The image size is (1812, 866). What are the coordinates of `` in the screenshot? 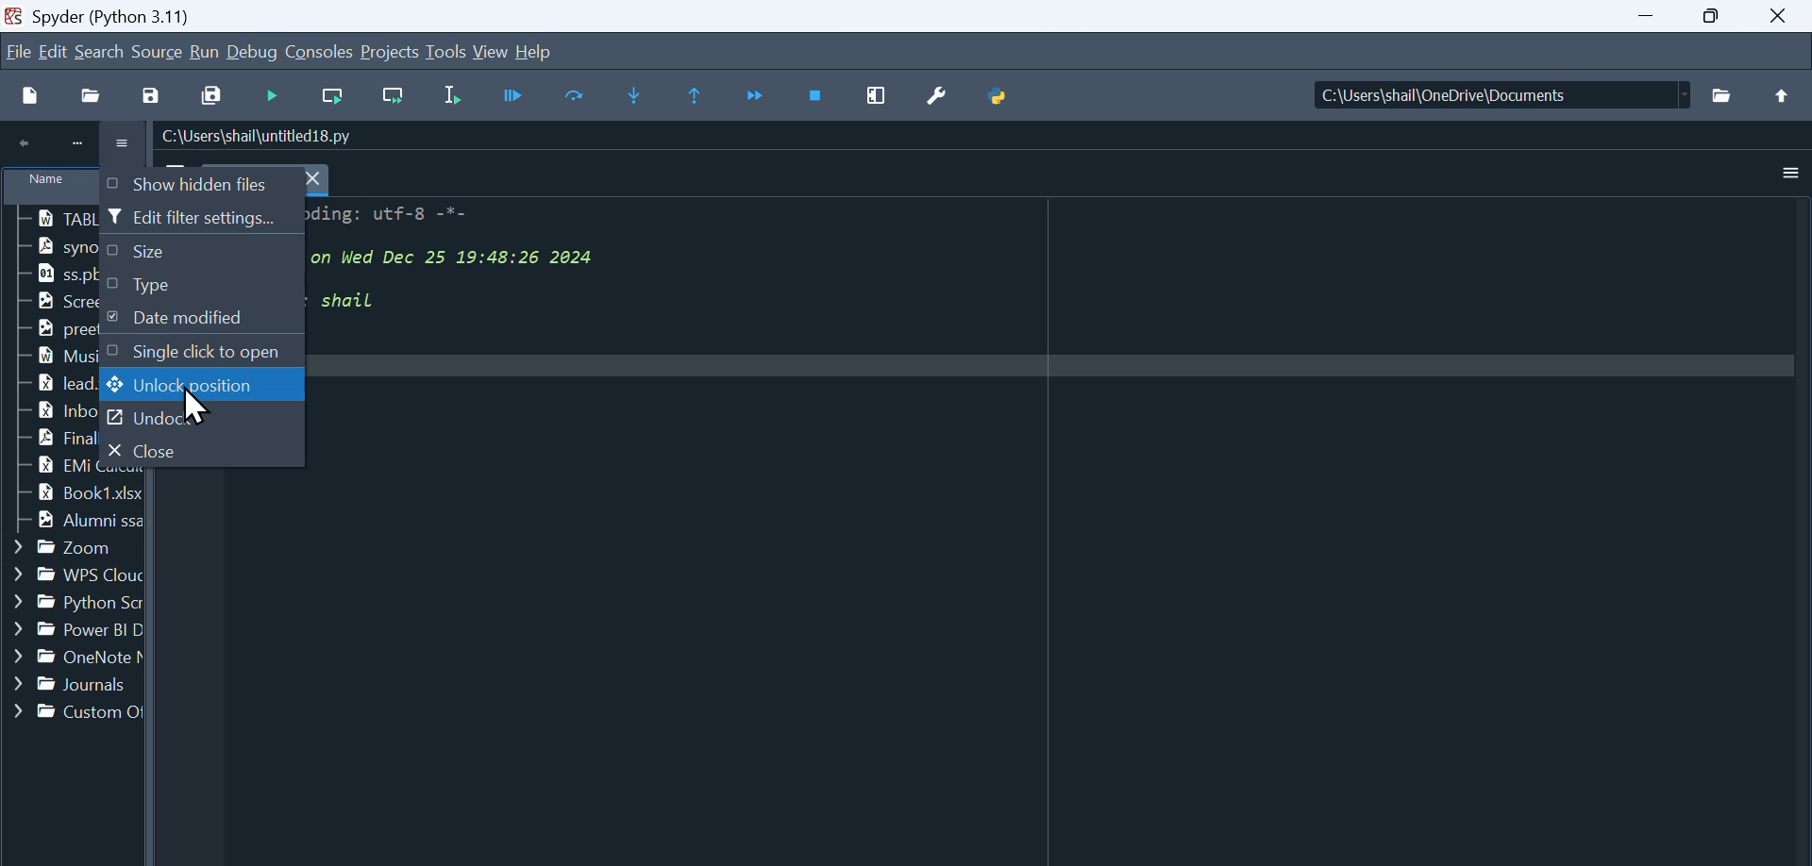 It's located at (205, 53).